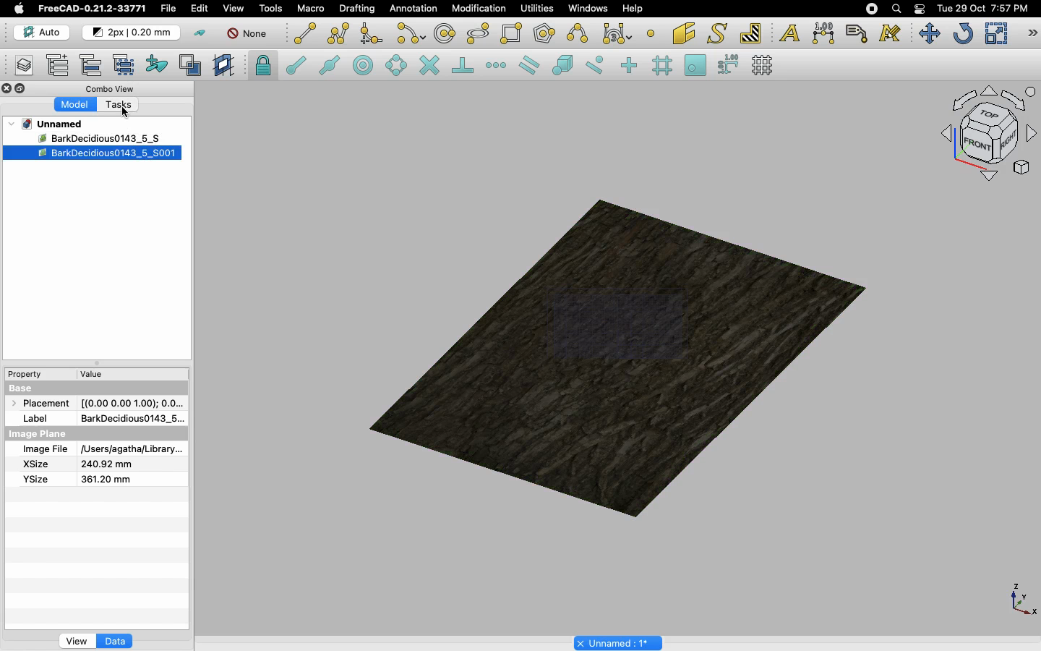 The height and width of the screenshot is (651, 1041). I want to click on Label, so click(859, 33).